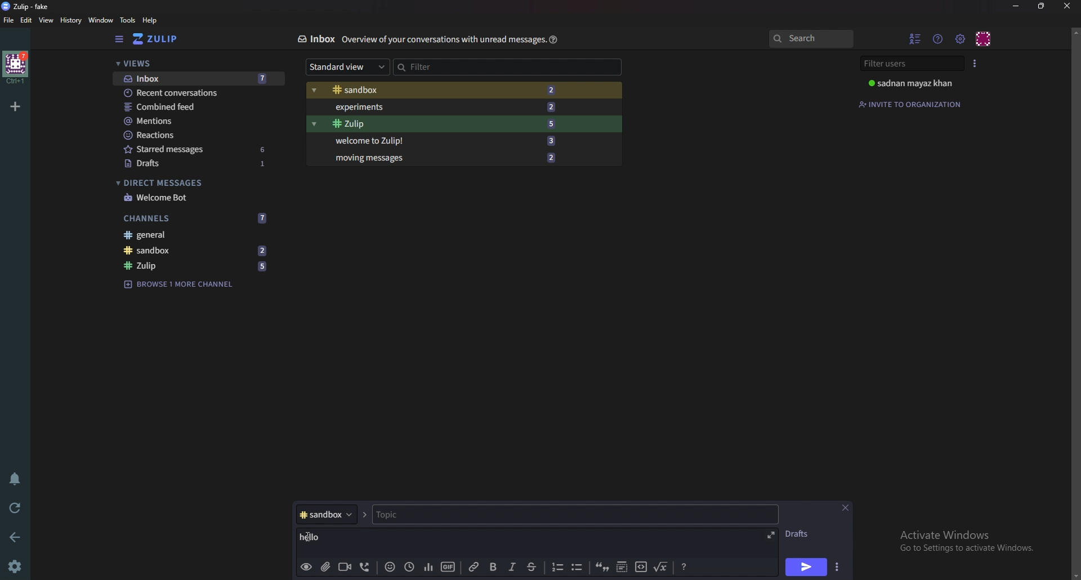 This screenshot has width=1081, height=580. Describe the element at coordinates (912, 84) in the screenshot. I see `sadnan mayaz khan` at that location.